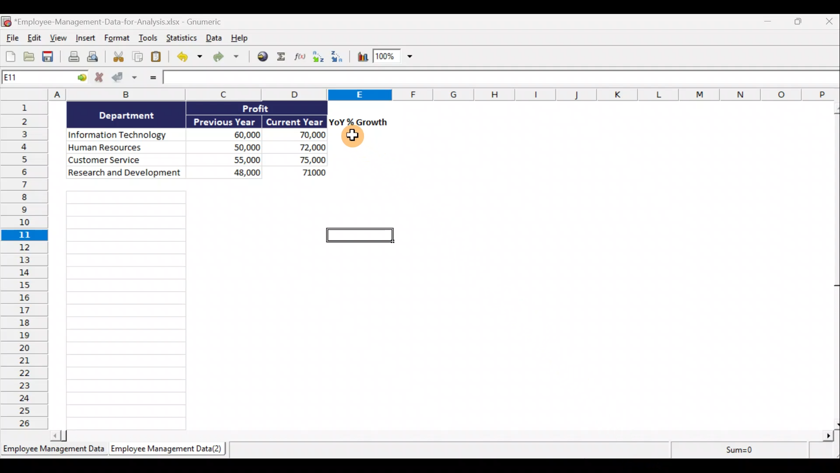 The width and height of the screenshot is (840, 473). Describe the element at coordinates (164, 449) in the screenshot. I see `Sheet 2` at that location.